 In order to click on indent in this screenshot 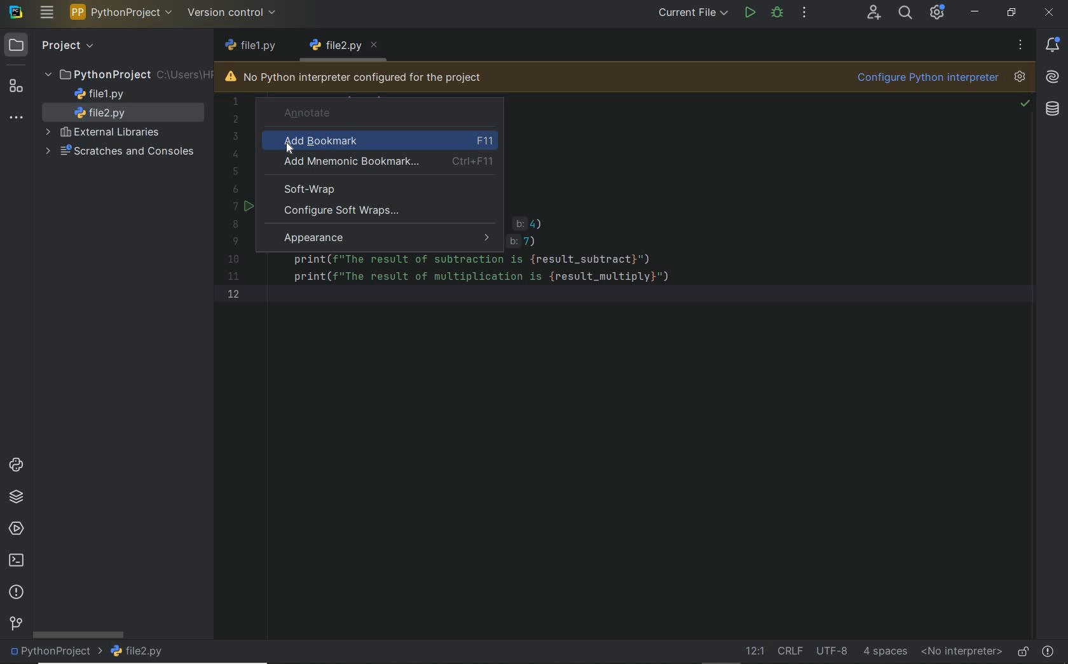, I will do `click(884, 651)`.